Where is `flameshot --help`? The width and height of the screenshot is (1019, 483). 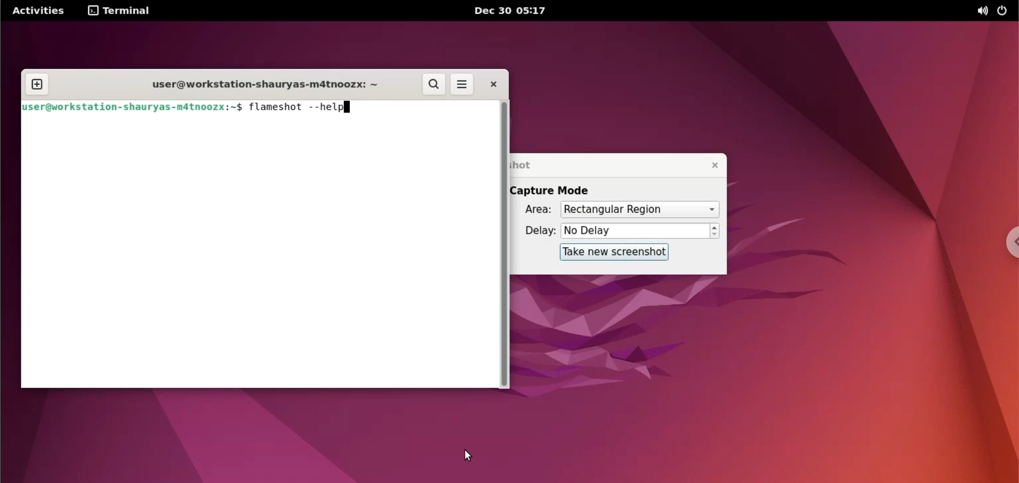
flameshot --help is located at coordinates (306, 108).